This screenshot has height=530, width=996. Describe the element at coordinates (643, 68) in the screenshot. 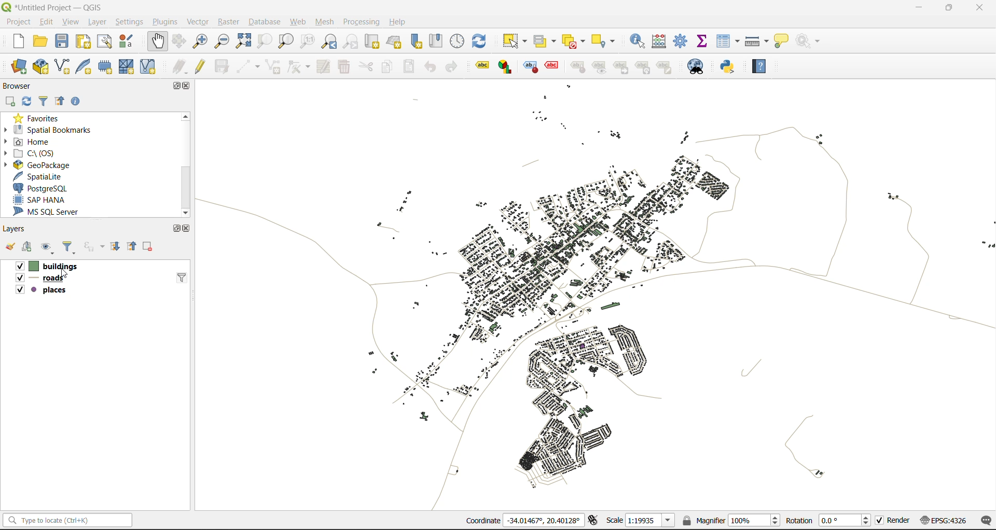

I see `rotate a label` at that location.